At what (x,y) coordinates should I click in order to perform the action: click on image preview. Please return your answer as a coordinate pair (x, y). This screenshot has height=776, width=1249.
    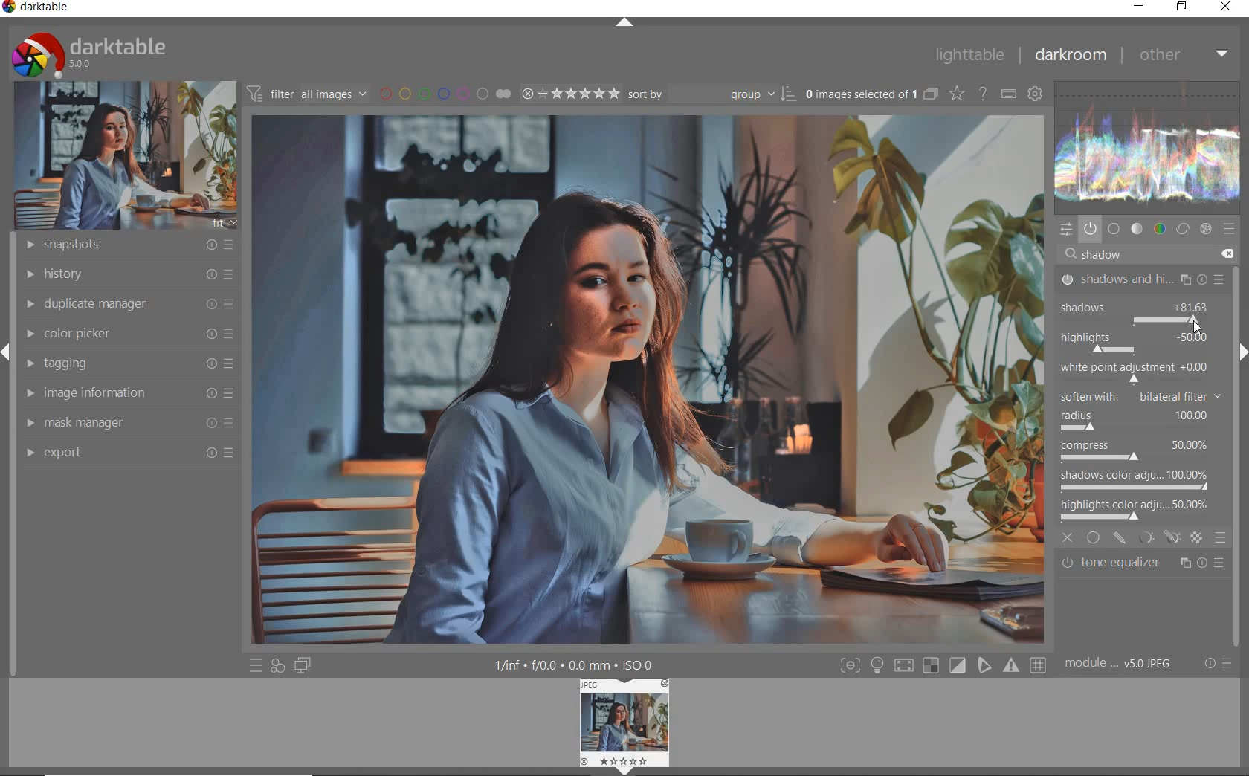
    Looking at the image, I should click on (645, 719).